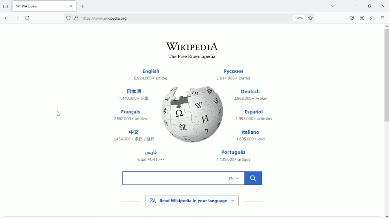 This screenshot has height=219, width=389. I want to click on New tab, so click(82, 6).